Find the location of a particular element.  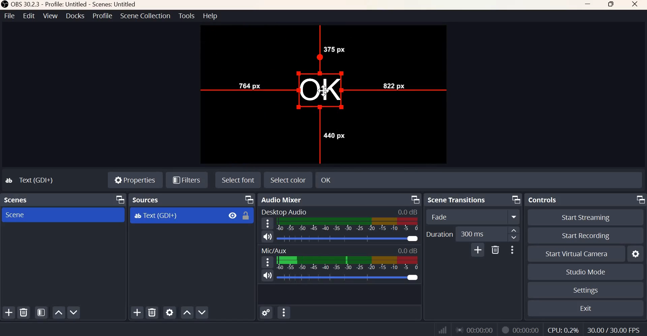

Delete Transition is located at coordinates (495, 250).